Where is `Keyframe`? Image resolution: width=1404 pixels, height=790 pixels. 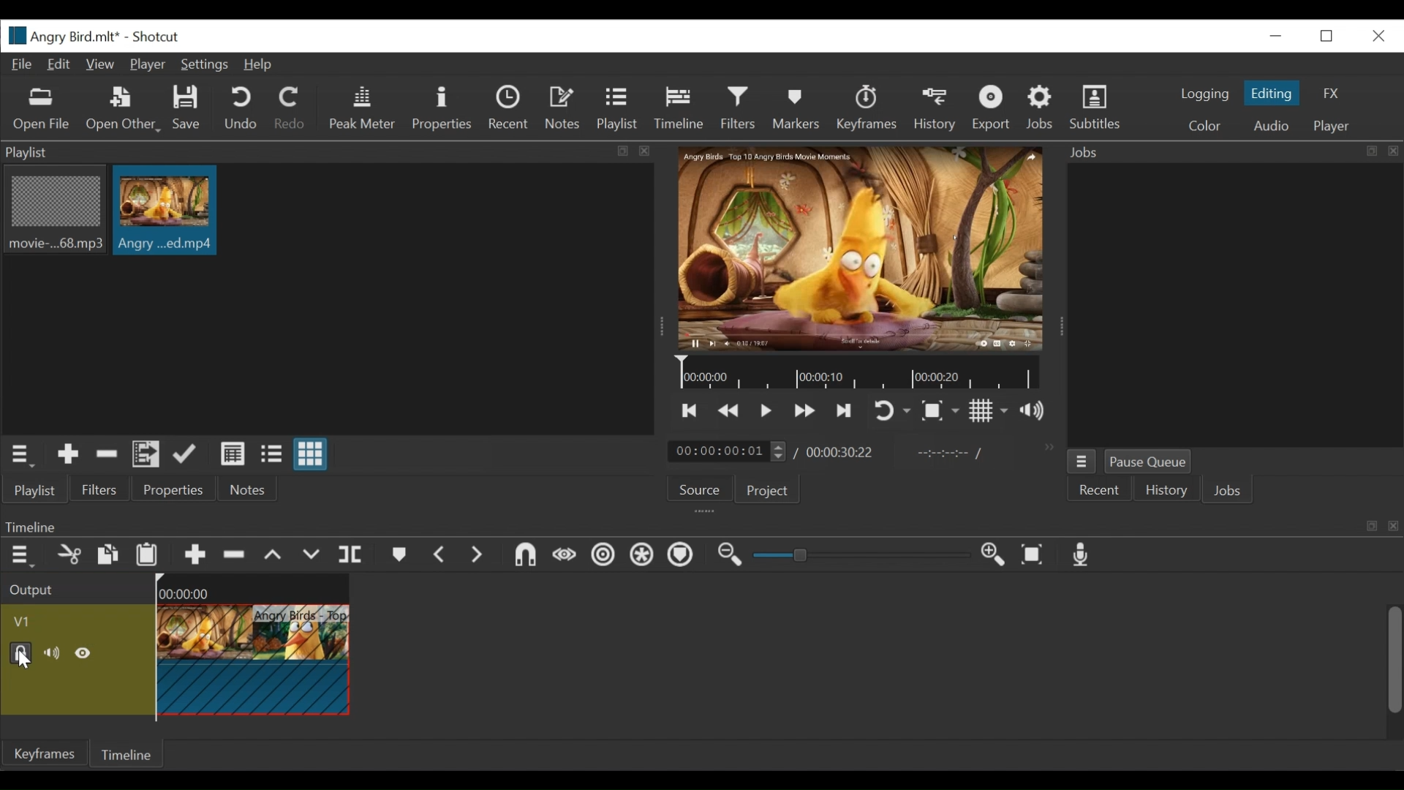 Keyframe is located at coordinates (41, 753).